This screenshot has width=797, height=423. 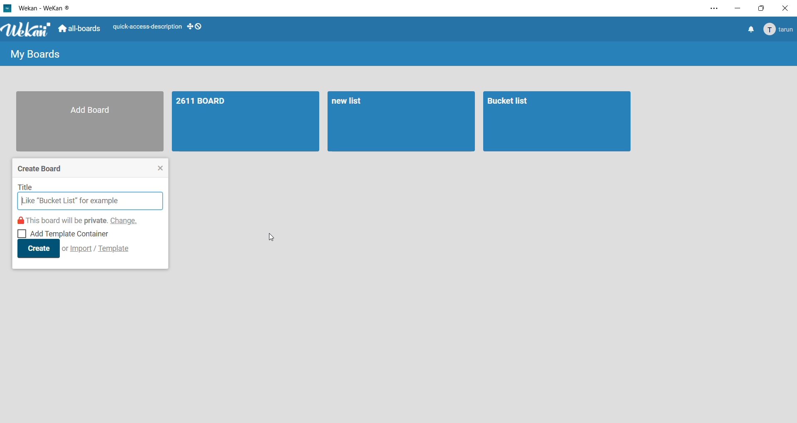 I want to click on notifications, so click(x=748, y=29).